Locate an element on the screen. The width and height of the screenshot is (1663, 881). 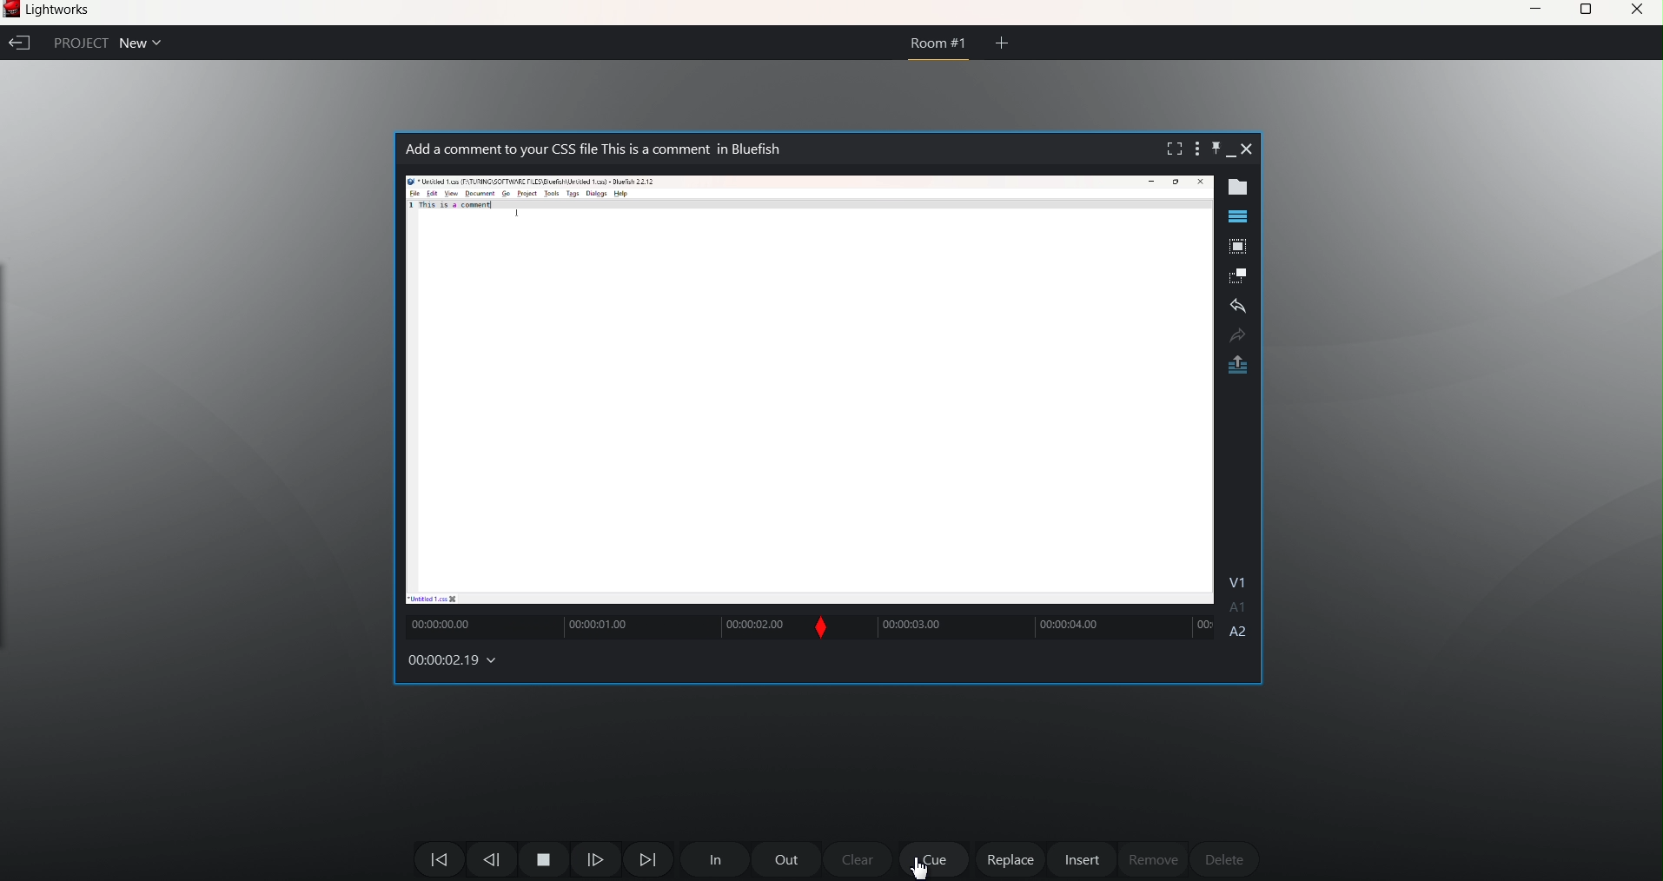
show setting menu is located at coordinates (1195, 149).